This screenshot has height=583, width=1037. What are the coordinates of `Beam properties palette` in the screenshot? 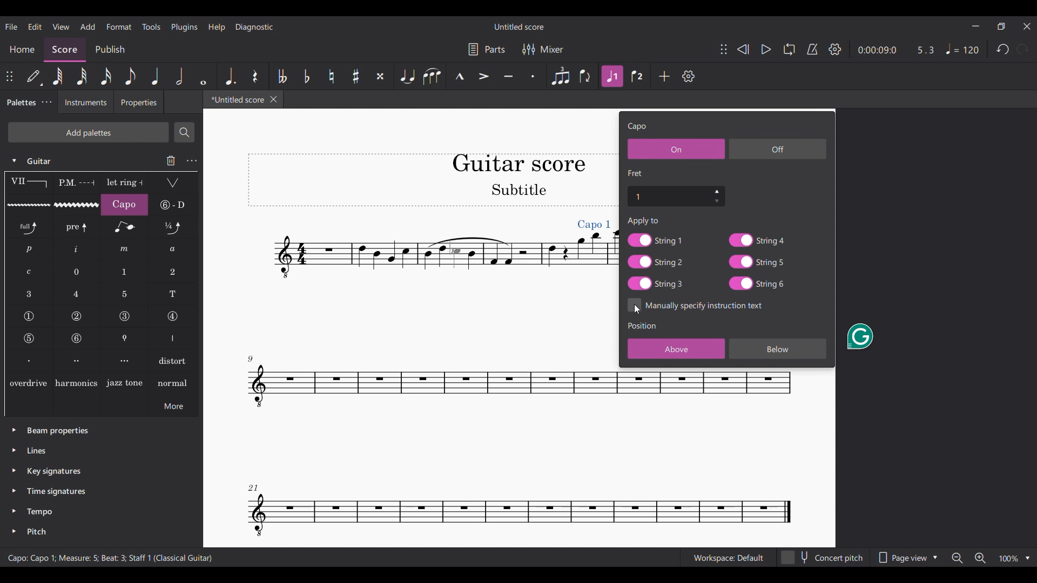 It's located at (58, 431).